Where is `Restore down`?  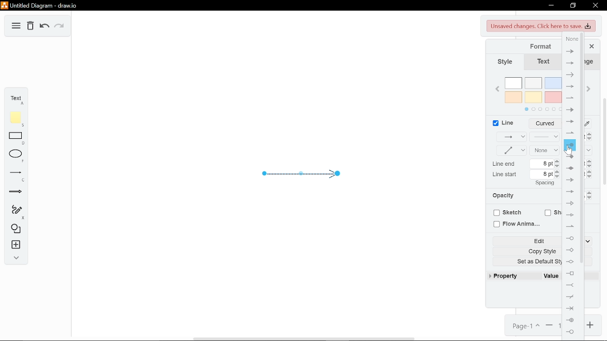 Restore down is located at coordinates (574, 6).